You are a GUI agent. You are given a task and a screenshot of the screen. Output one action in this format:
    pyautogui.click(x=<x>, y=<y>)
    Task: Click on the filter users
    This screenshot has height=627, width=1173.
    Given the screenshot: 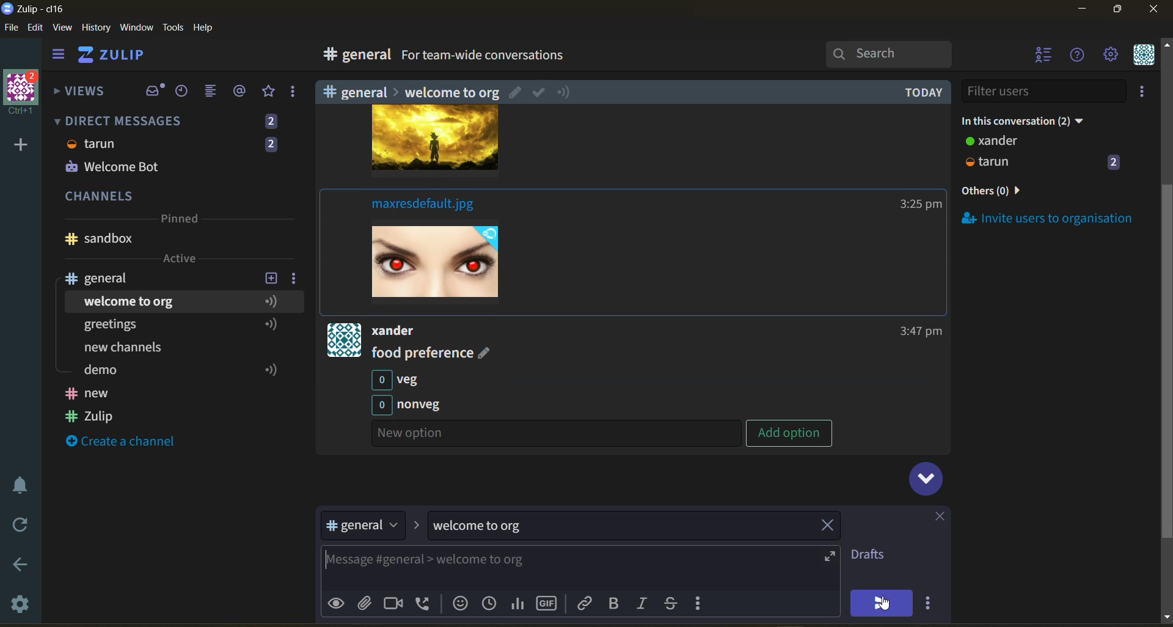 What is the action you would take?
    pyautogui.click(x=1045, y=91)
    